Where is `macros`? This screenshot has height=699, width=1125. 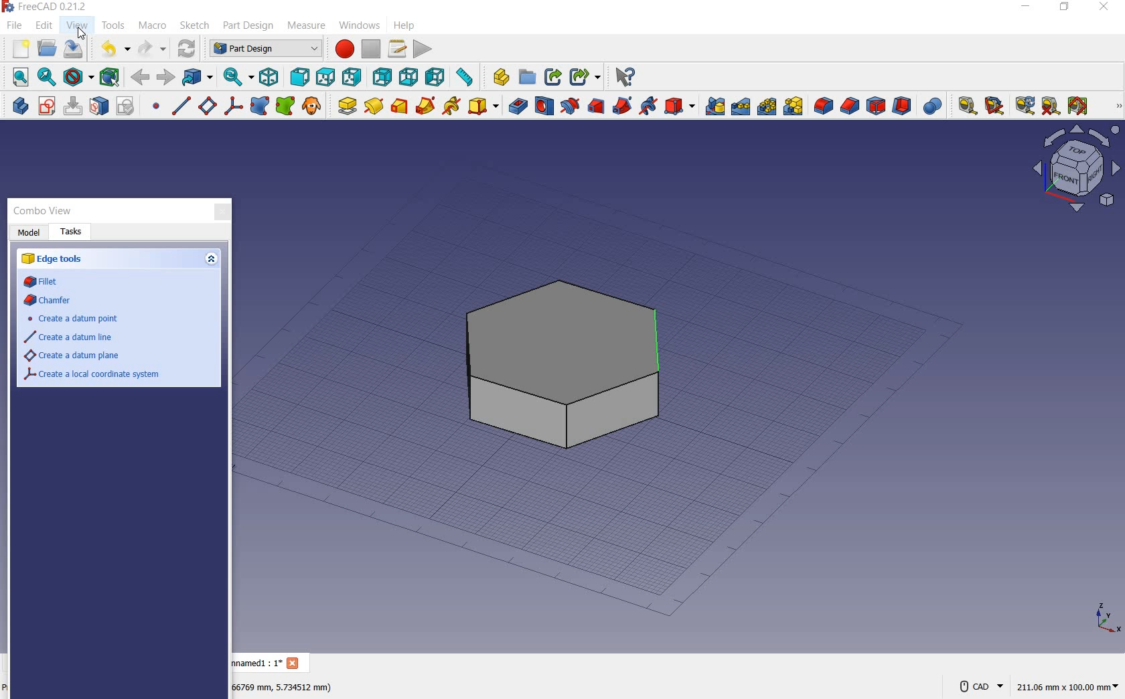 macros is located at coordinates (396, 49).